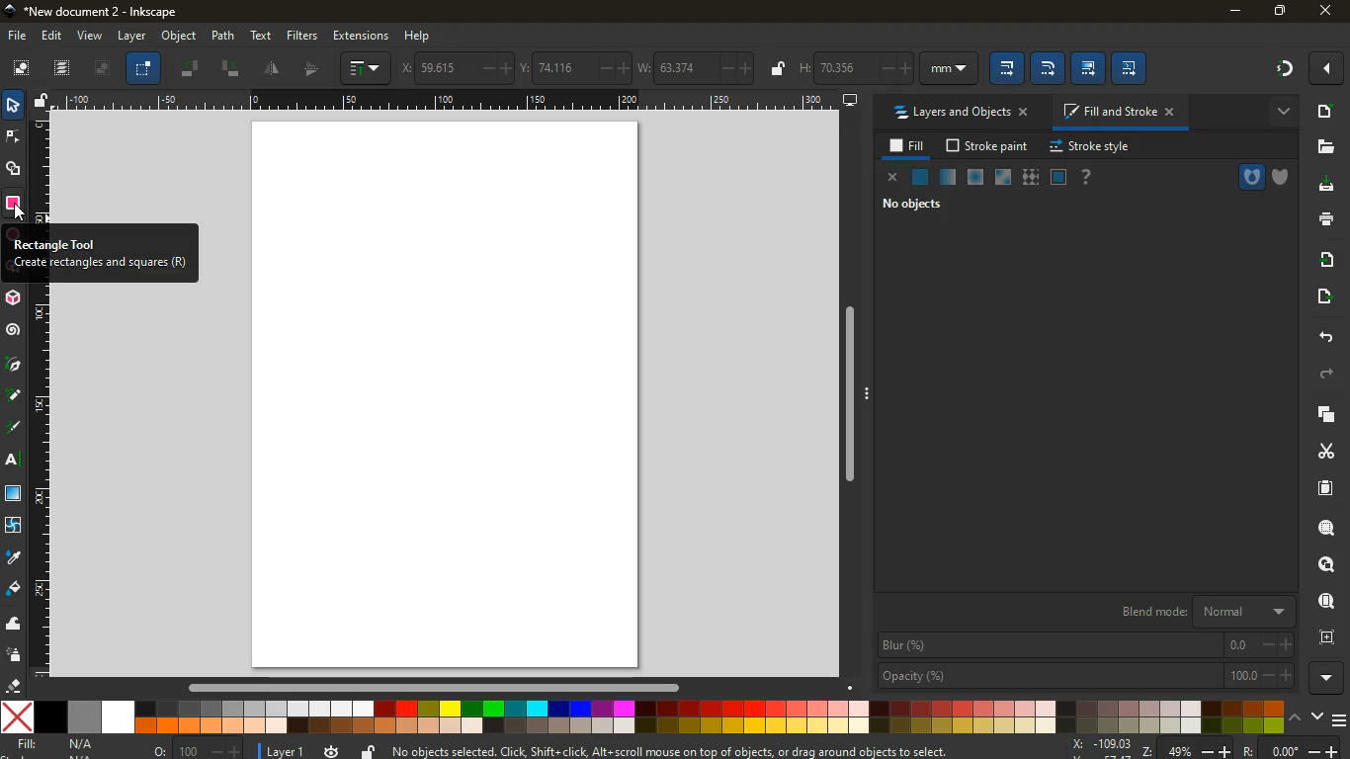 This screenshot has width=1350, height=759. I want to click on more, so click(1329, 676).